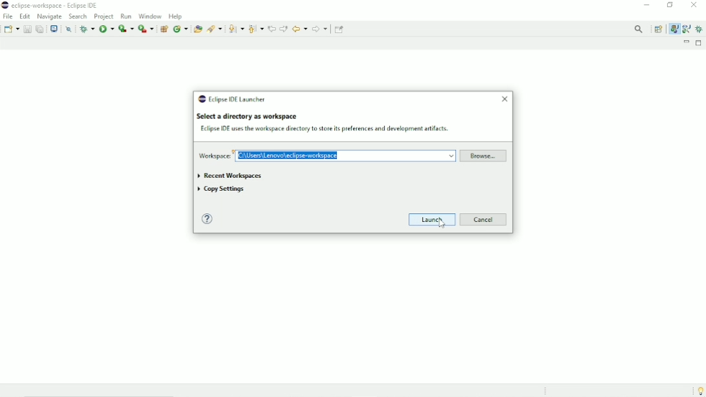  What do you see at coordinates (233, 98) in the screenshot?
I see `Eclipse IDE Launcher` at bounding box center [233, 98].